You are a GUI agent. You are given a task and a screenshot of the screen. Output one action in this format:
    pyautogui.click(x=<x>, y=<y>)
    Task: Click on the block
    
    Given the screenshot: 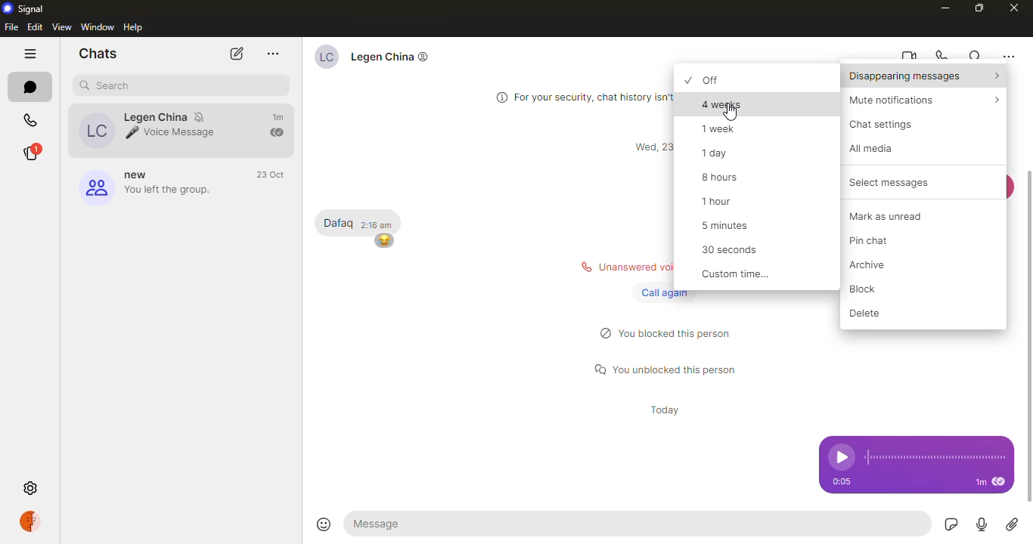 What is the action you would take?
    pyautogui.click(x=873, y=289)
    